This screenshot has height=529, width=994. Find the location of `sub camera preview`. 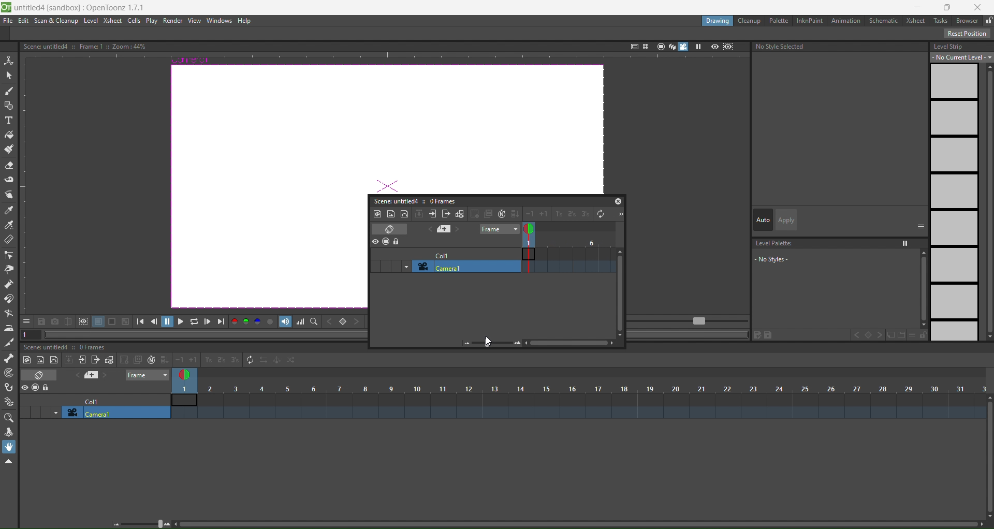

sub camera preview is located at coordinates (728, 47).